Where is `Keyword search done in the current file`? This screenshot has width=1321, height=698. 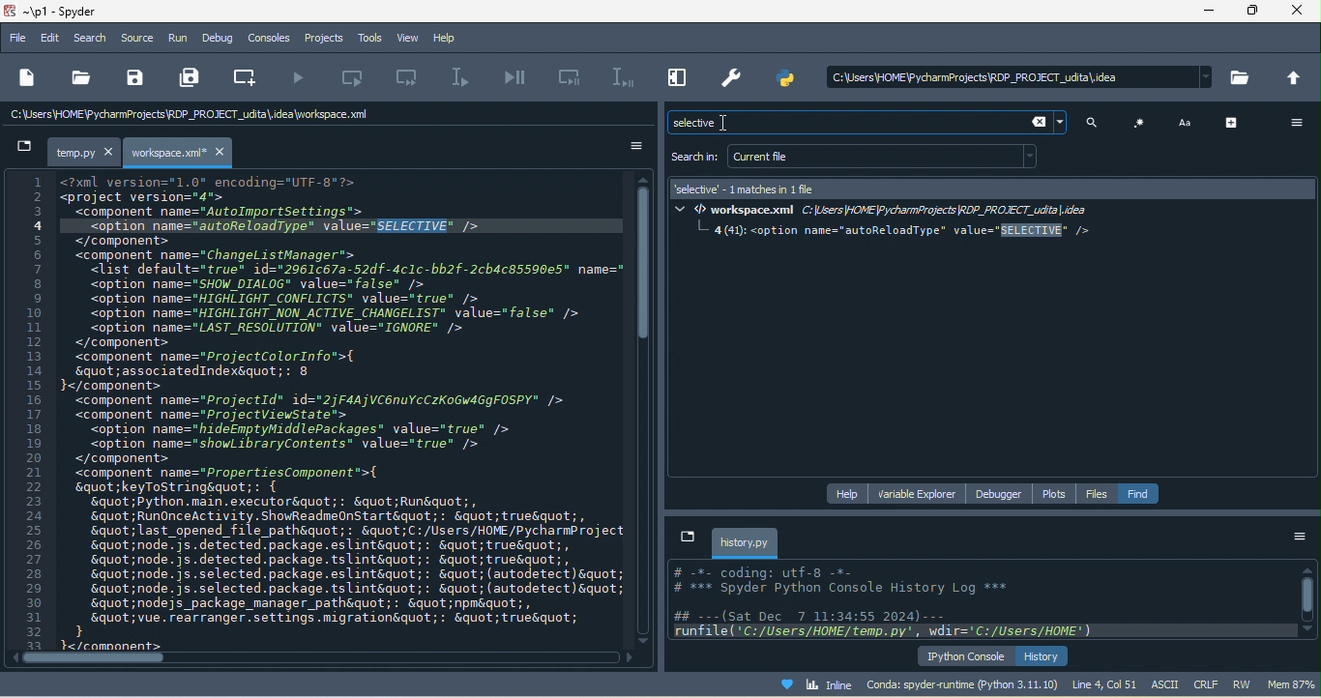 Keyword search done in the current file is located at coordinates (997, 328).